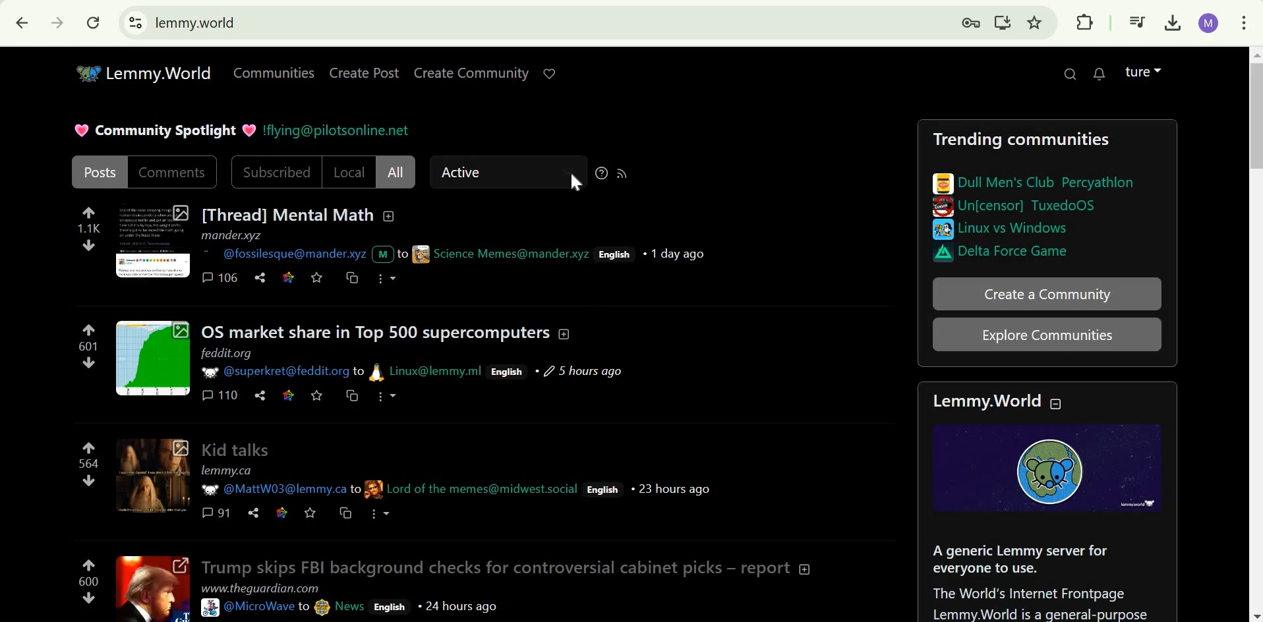 The height and width of the screenshot is (622, 1263). I want to click on Local, so click(347, 171).